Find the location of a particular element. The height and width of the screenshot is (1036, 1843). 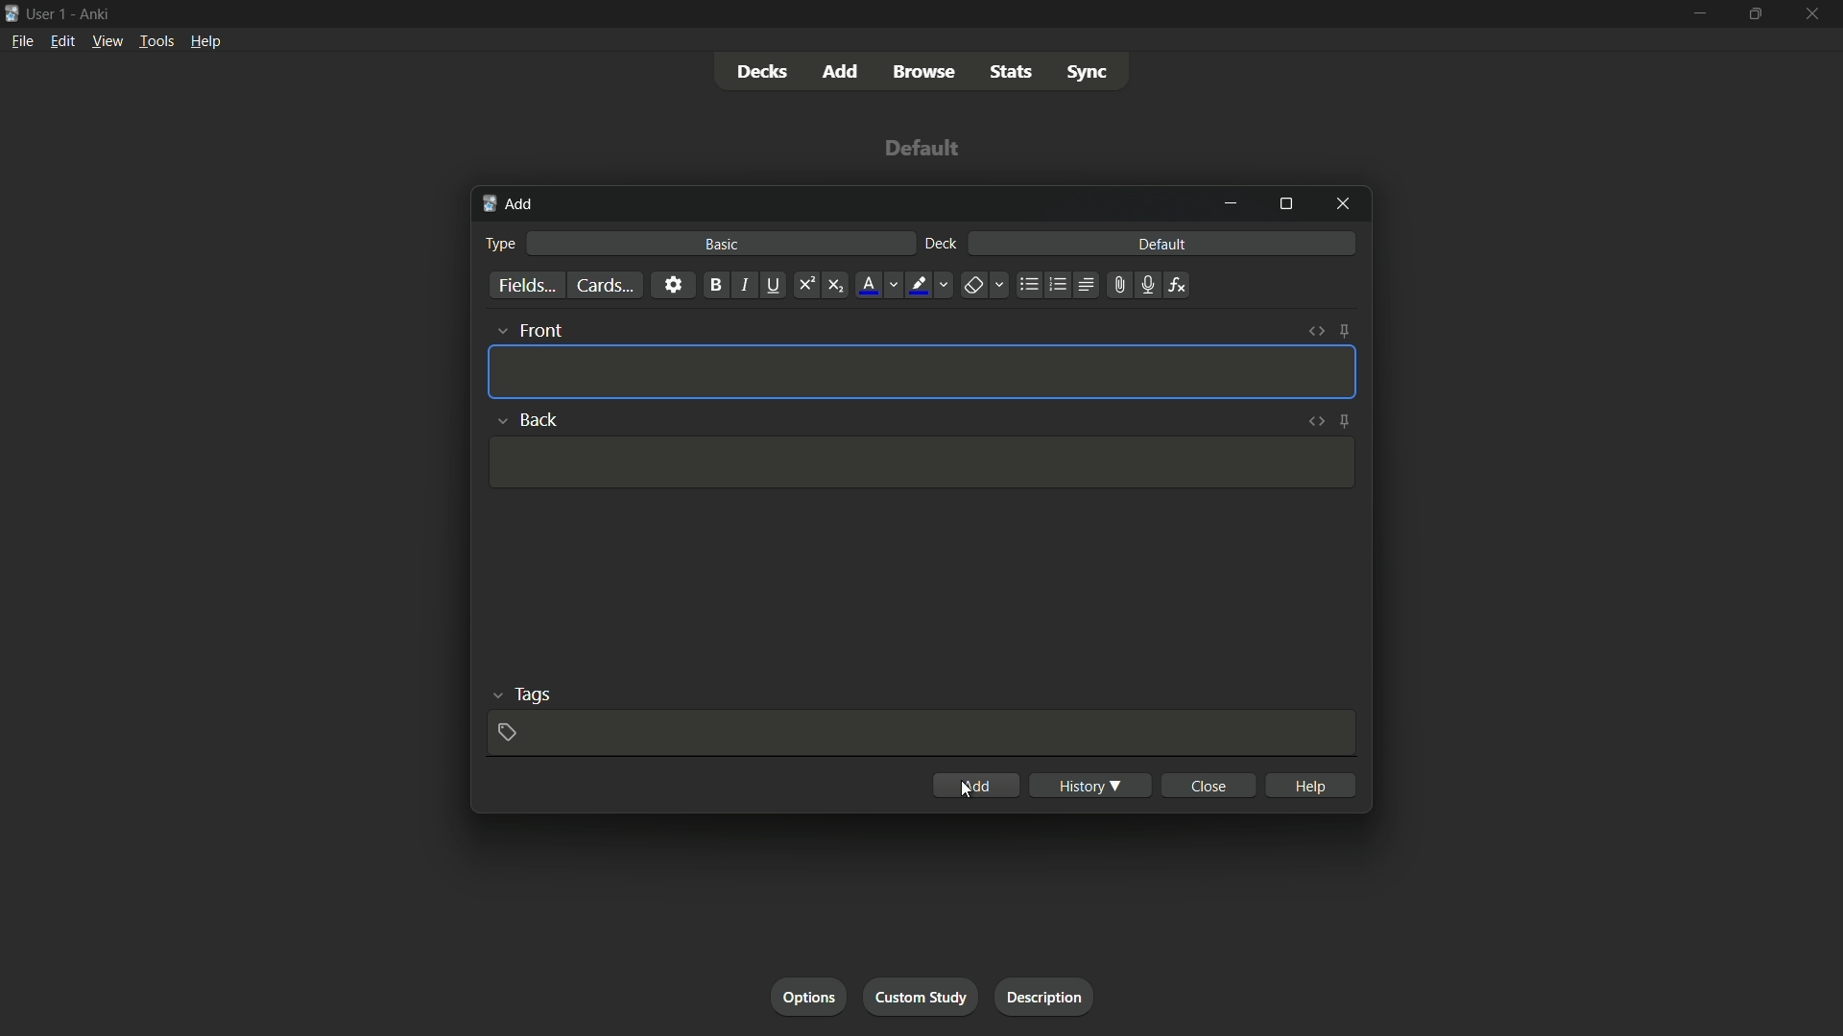

edit is located at coordinates (61, 42).